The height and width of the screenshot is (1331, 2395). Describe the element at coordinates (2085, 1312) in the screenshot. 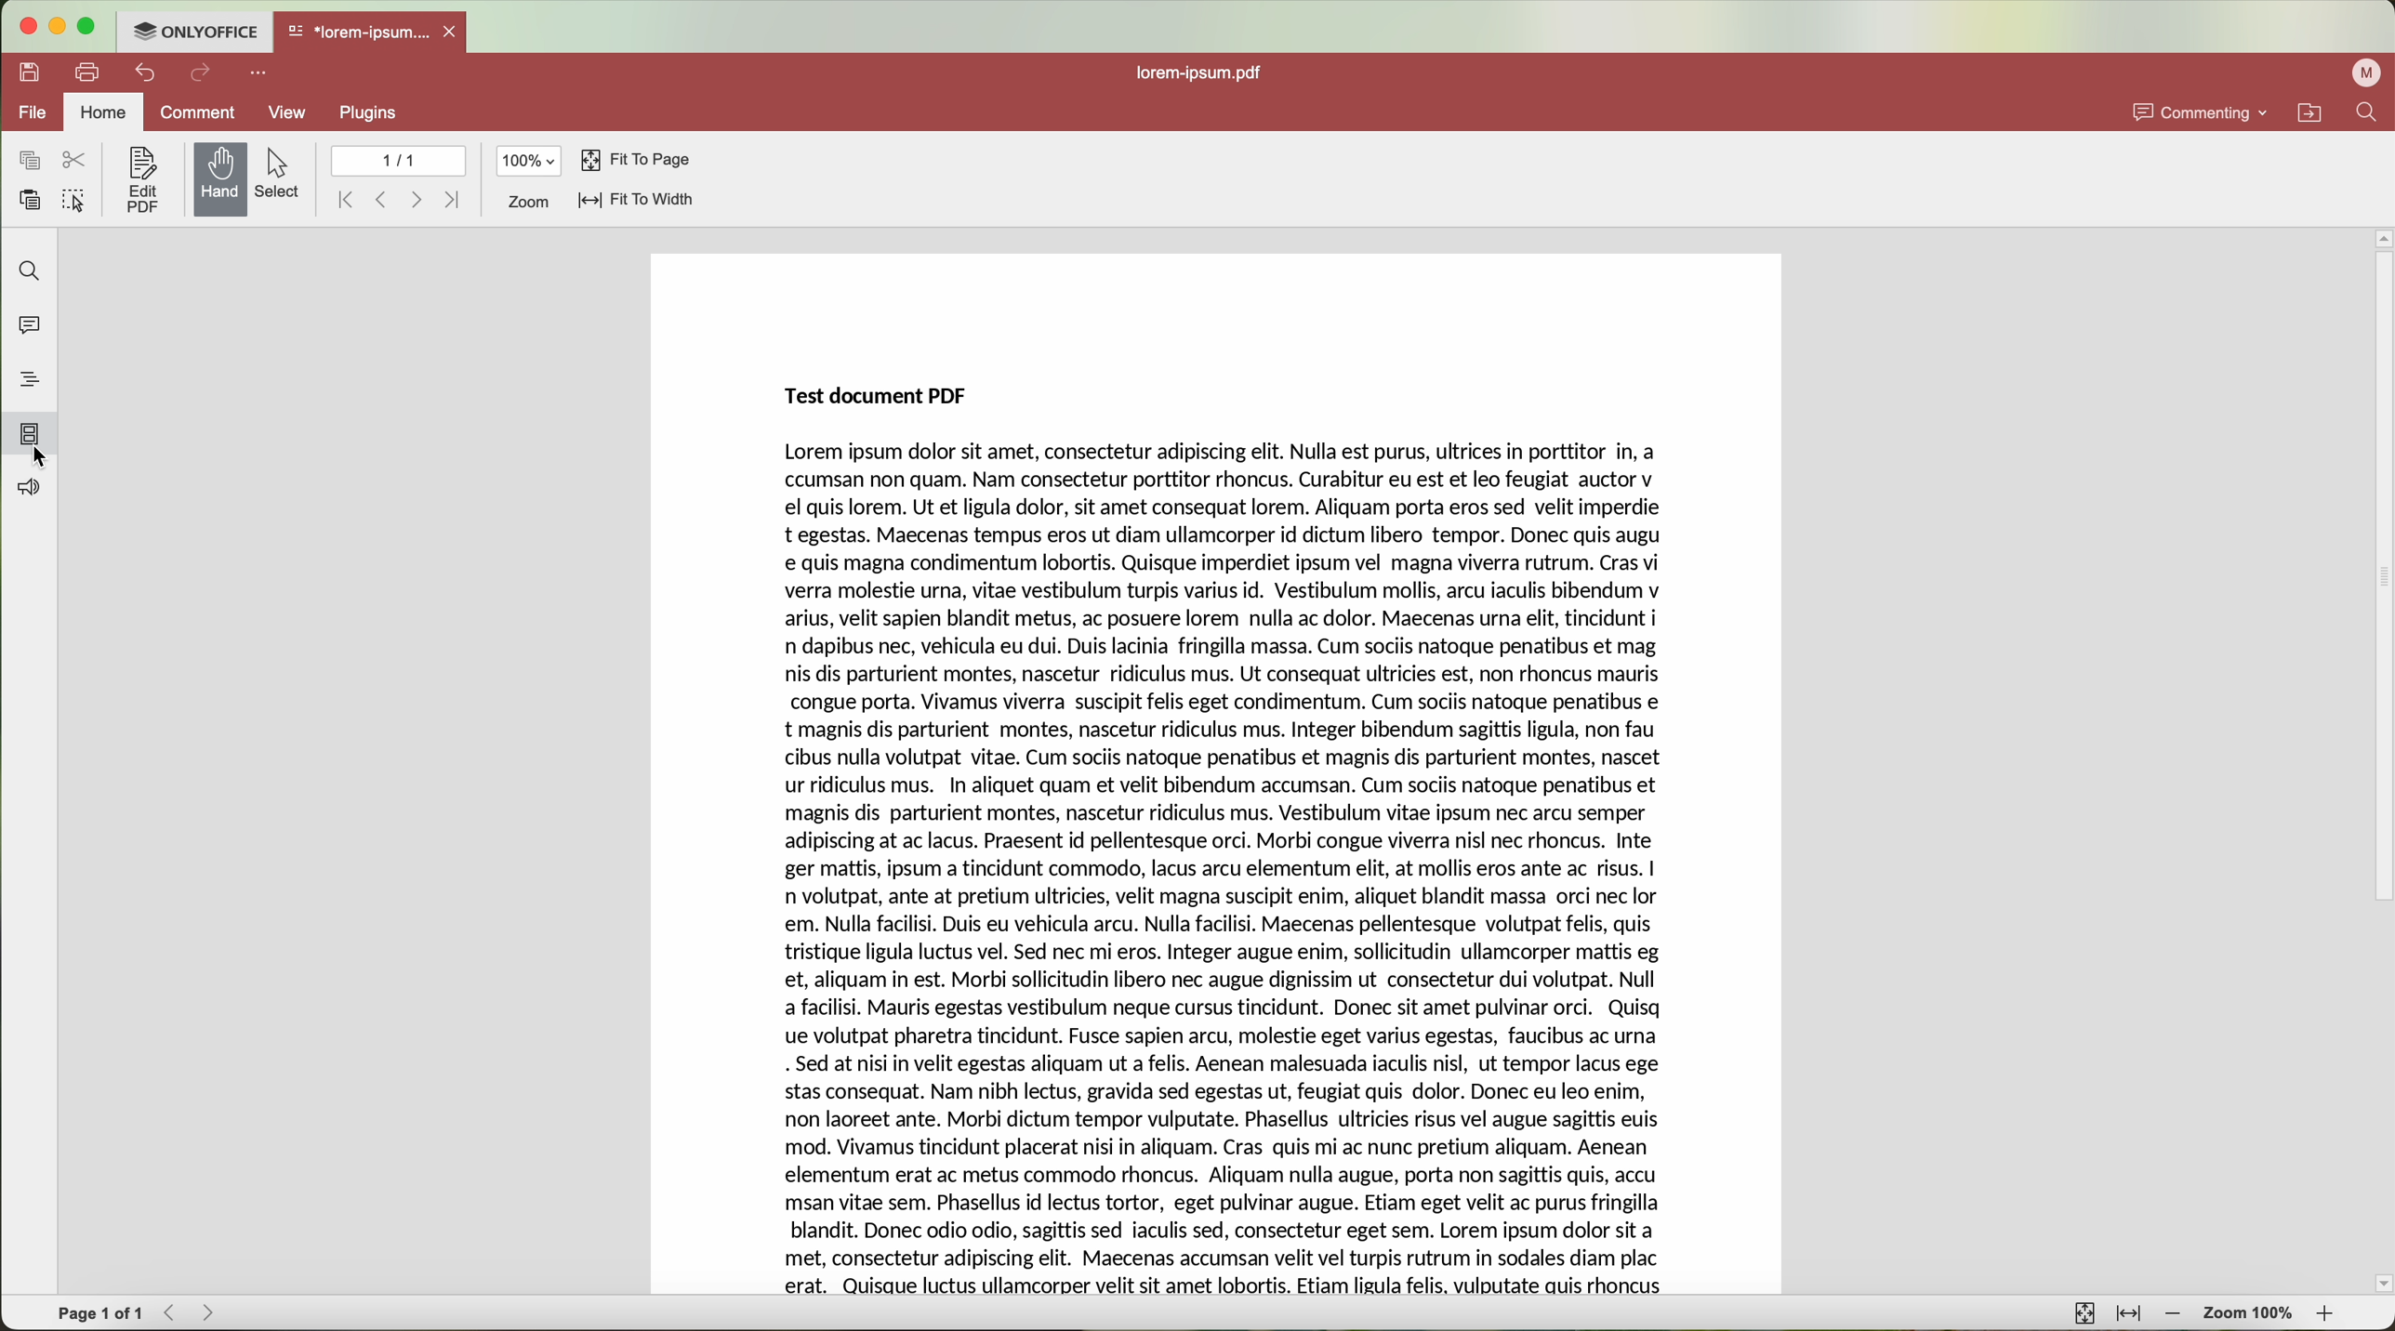

I see `fit to page` at that location.